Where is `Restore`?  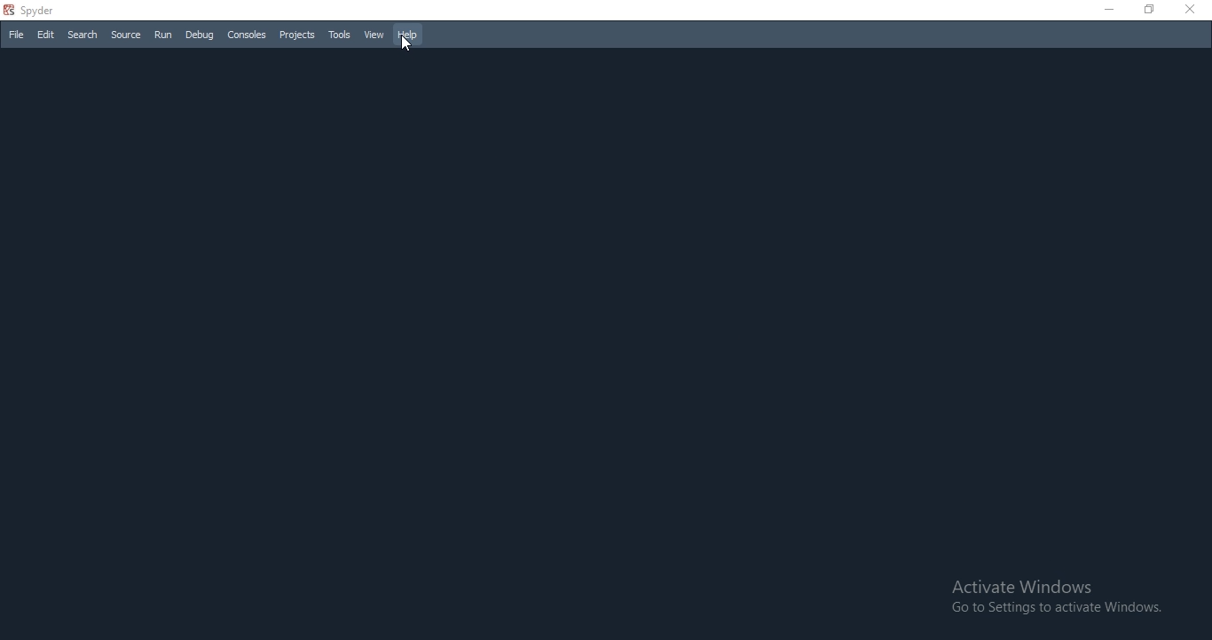 Restore is located at coordinates (1151, 11).